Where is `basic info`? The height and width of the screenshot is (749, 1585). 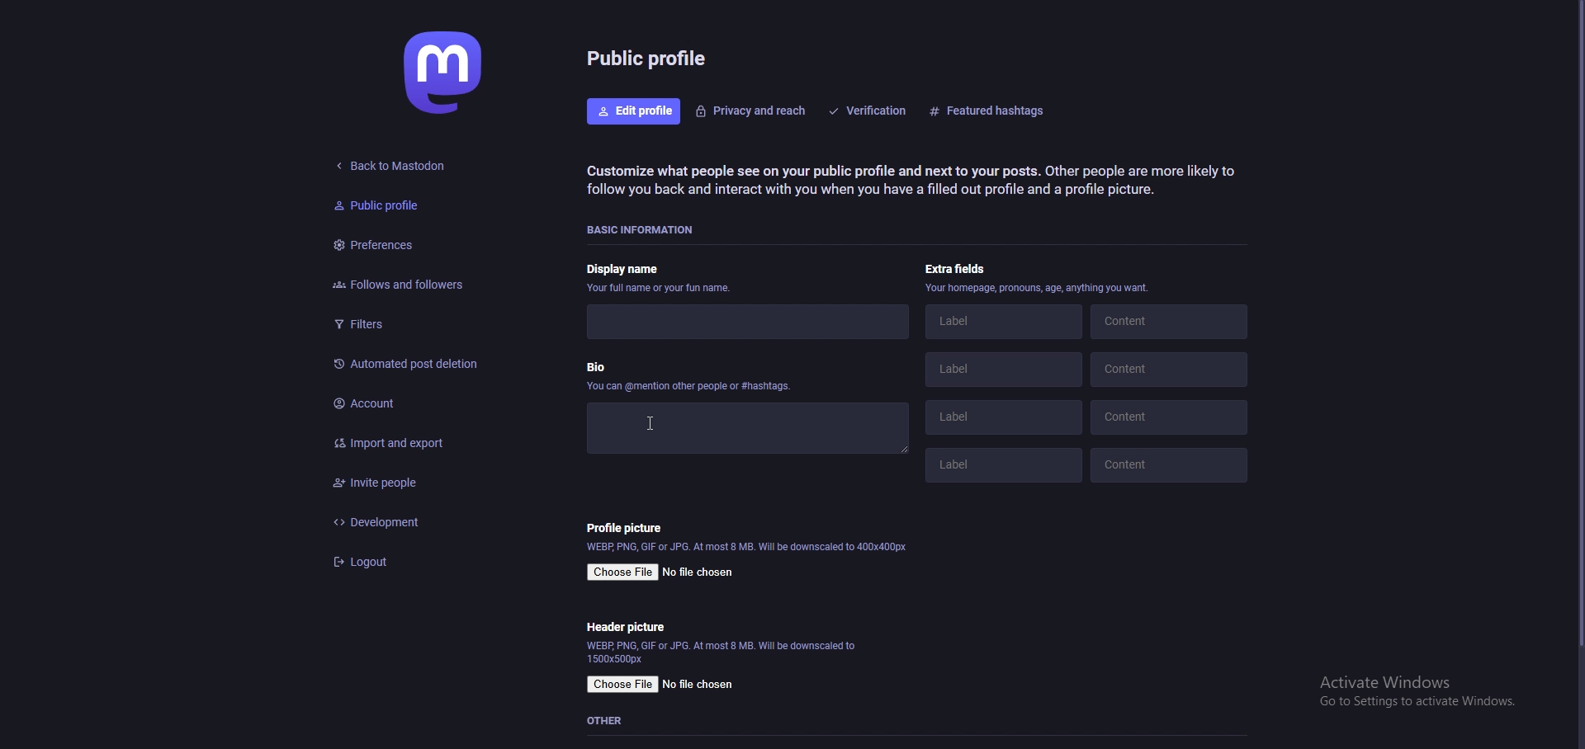
basic info is located at coordinates (644, 231).